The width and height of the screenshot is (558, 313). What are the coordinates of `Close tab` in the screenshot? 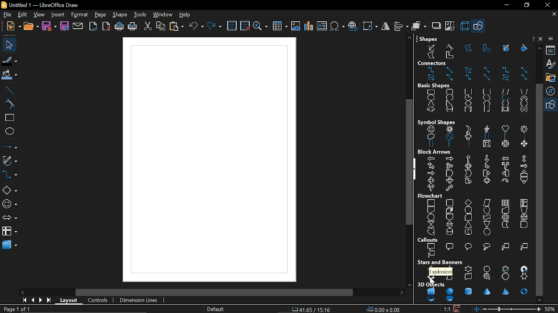 It's located at (553, 13).